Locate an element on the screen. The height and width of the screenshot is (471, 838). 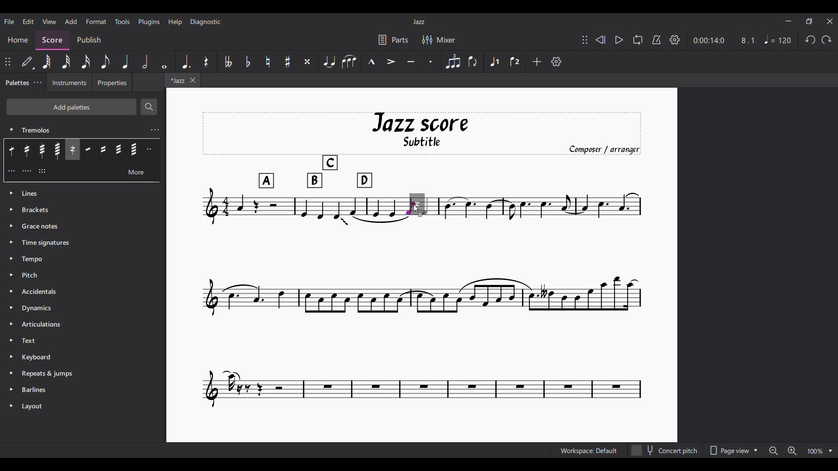
Slur is located at coordinates (349, 61).